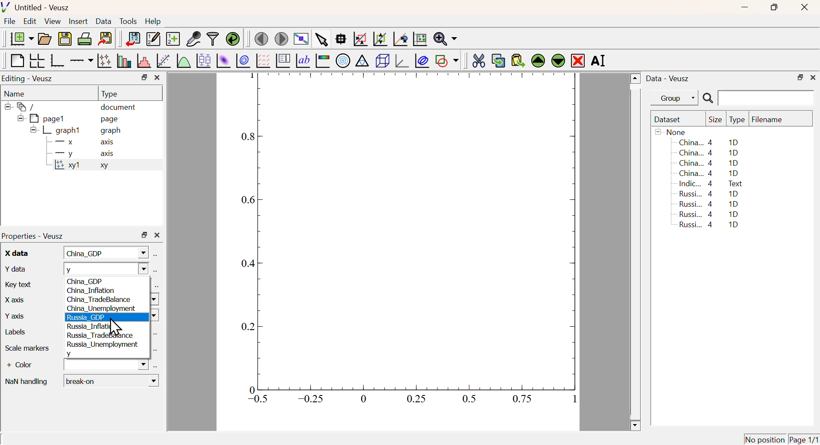  Describe the element at coordinates (56, 60) in the screenshot. I see `Base Graph` at that location.